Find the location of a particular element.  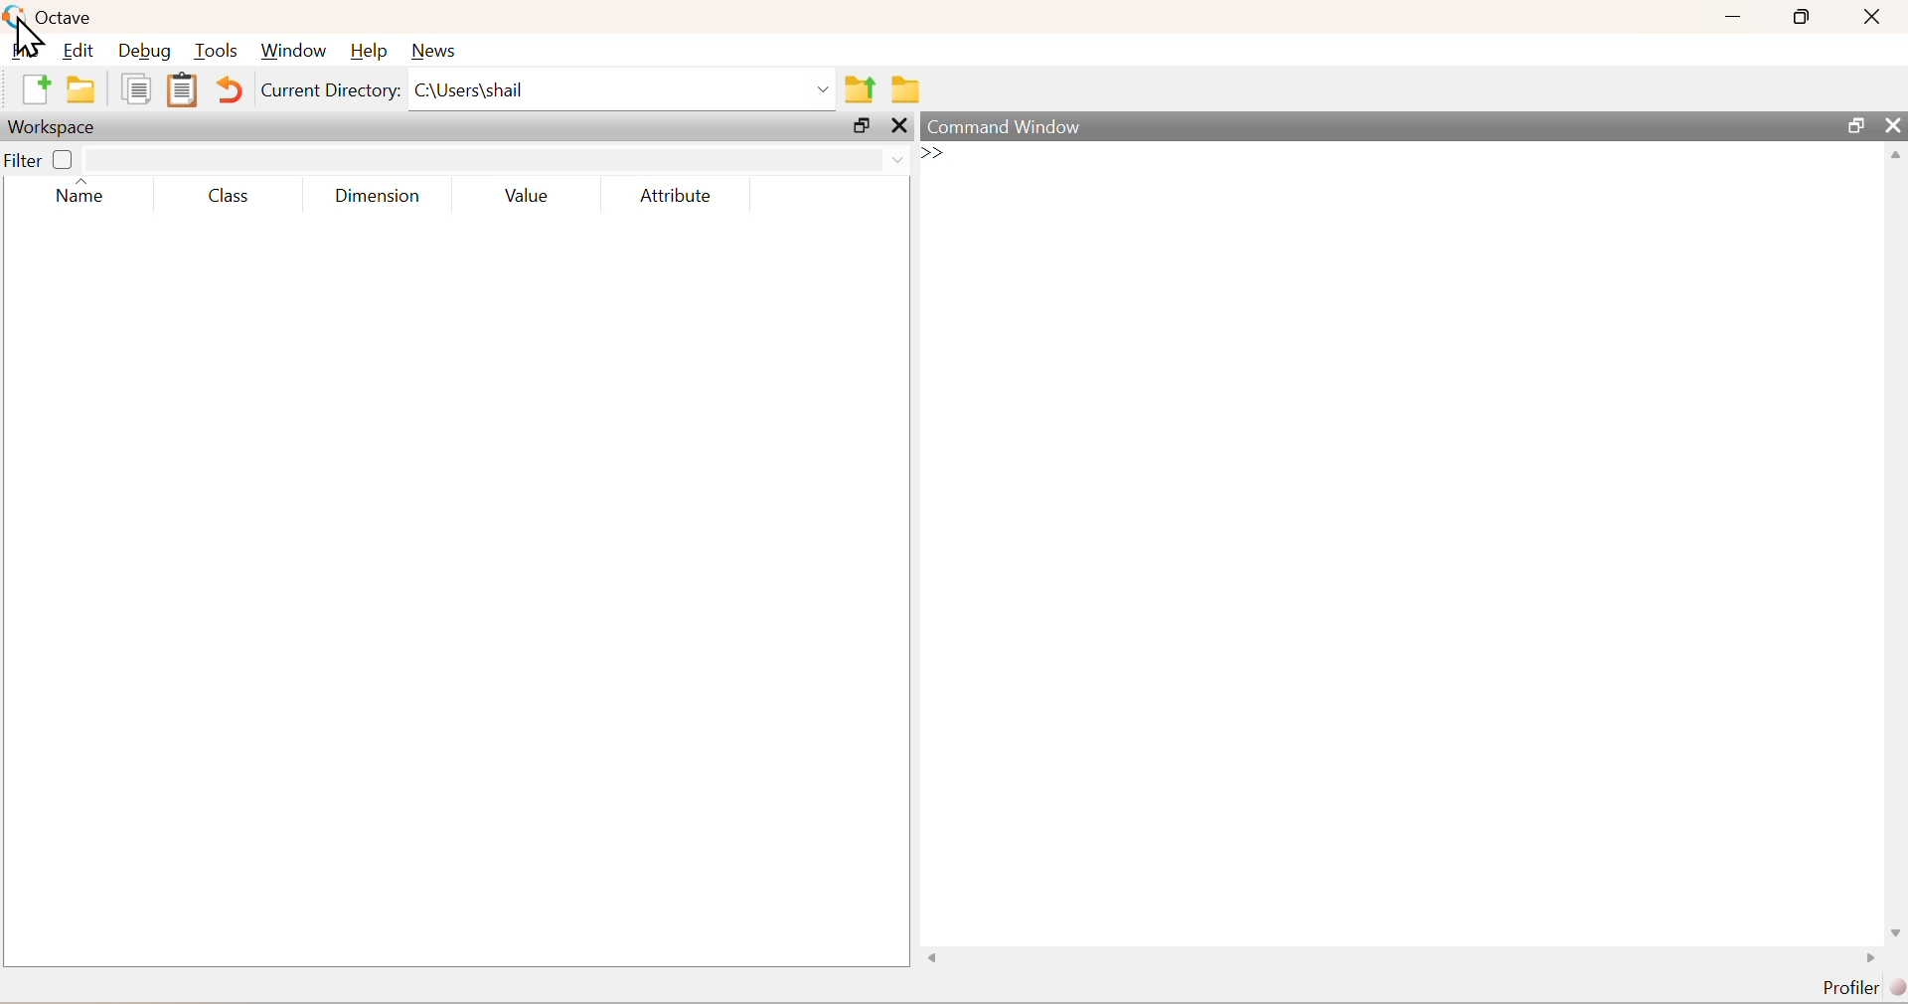

Profiler is located at coordinates (1861, 988).